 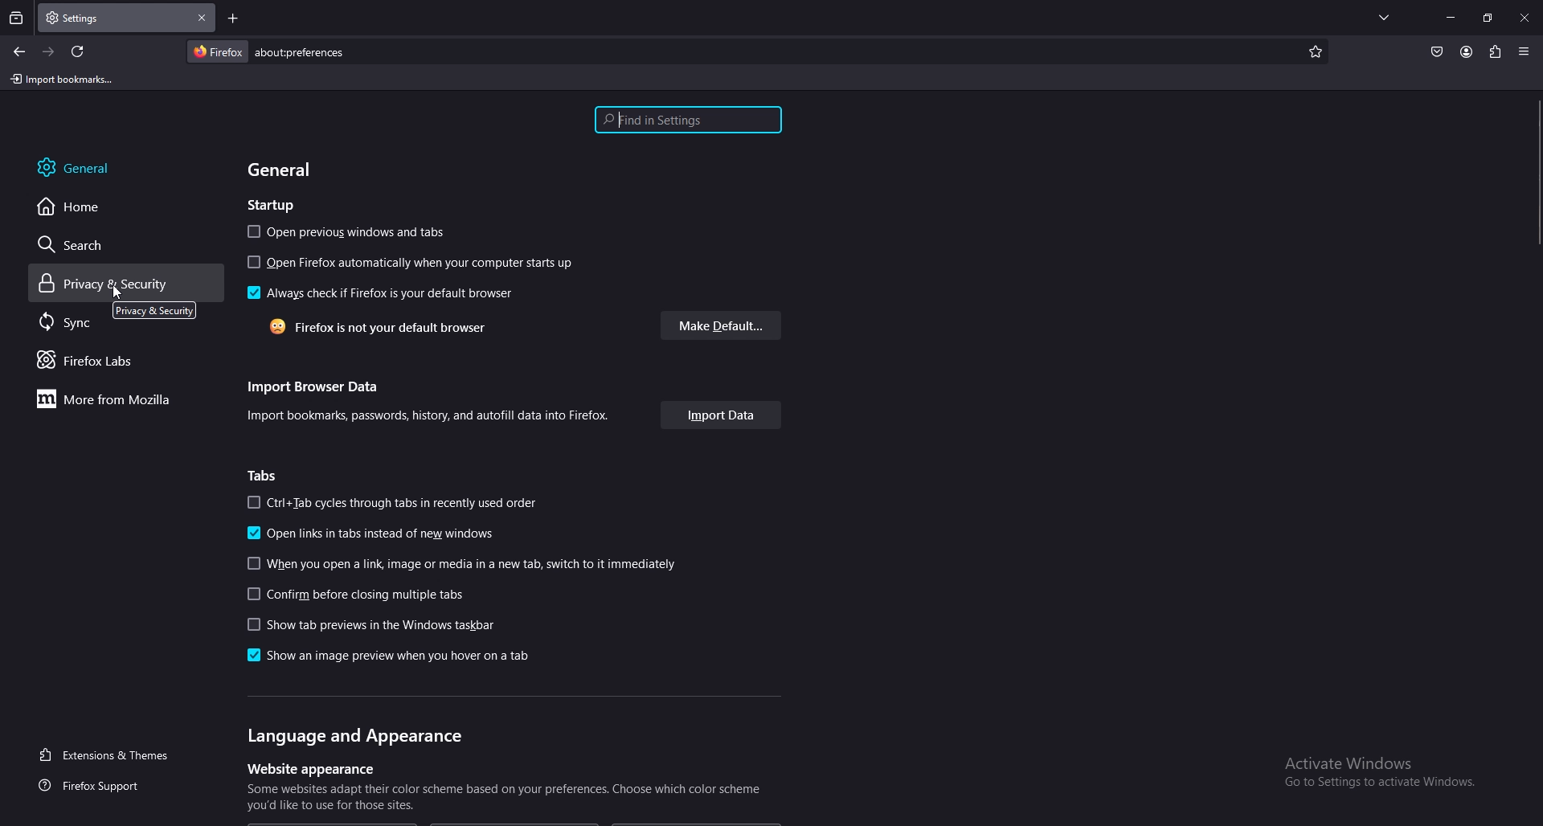 I want to click on extension and themes, so click(x=107, y=754).